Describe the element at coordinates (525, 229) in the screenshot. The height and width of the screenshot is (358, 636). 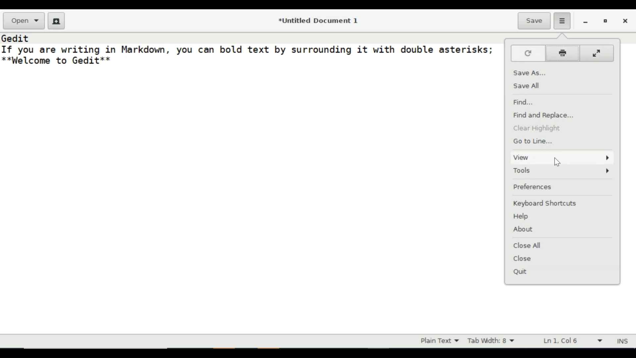
I see `About` at that location.